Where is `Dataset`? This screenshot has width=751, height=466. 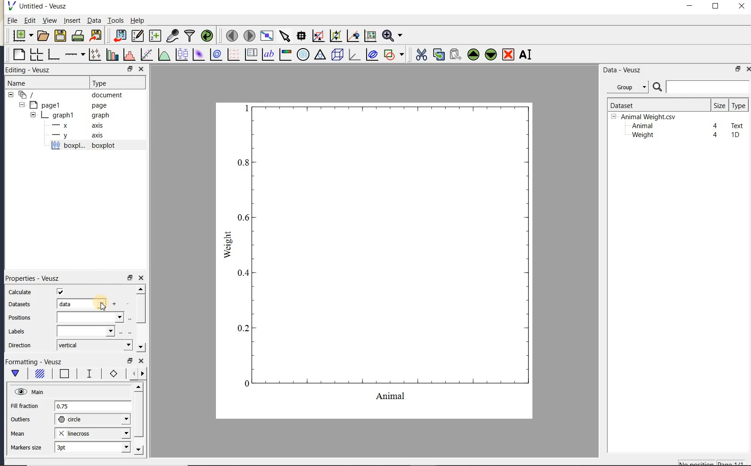 Dataset is located at coordinates (655, 105).